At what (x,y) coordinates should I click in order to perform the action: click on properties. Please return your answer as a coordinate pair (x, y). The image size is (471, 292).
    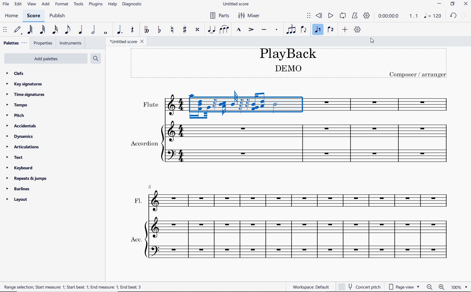
    Looking at the image, I should click on (44, 43).